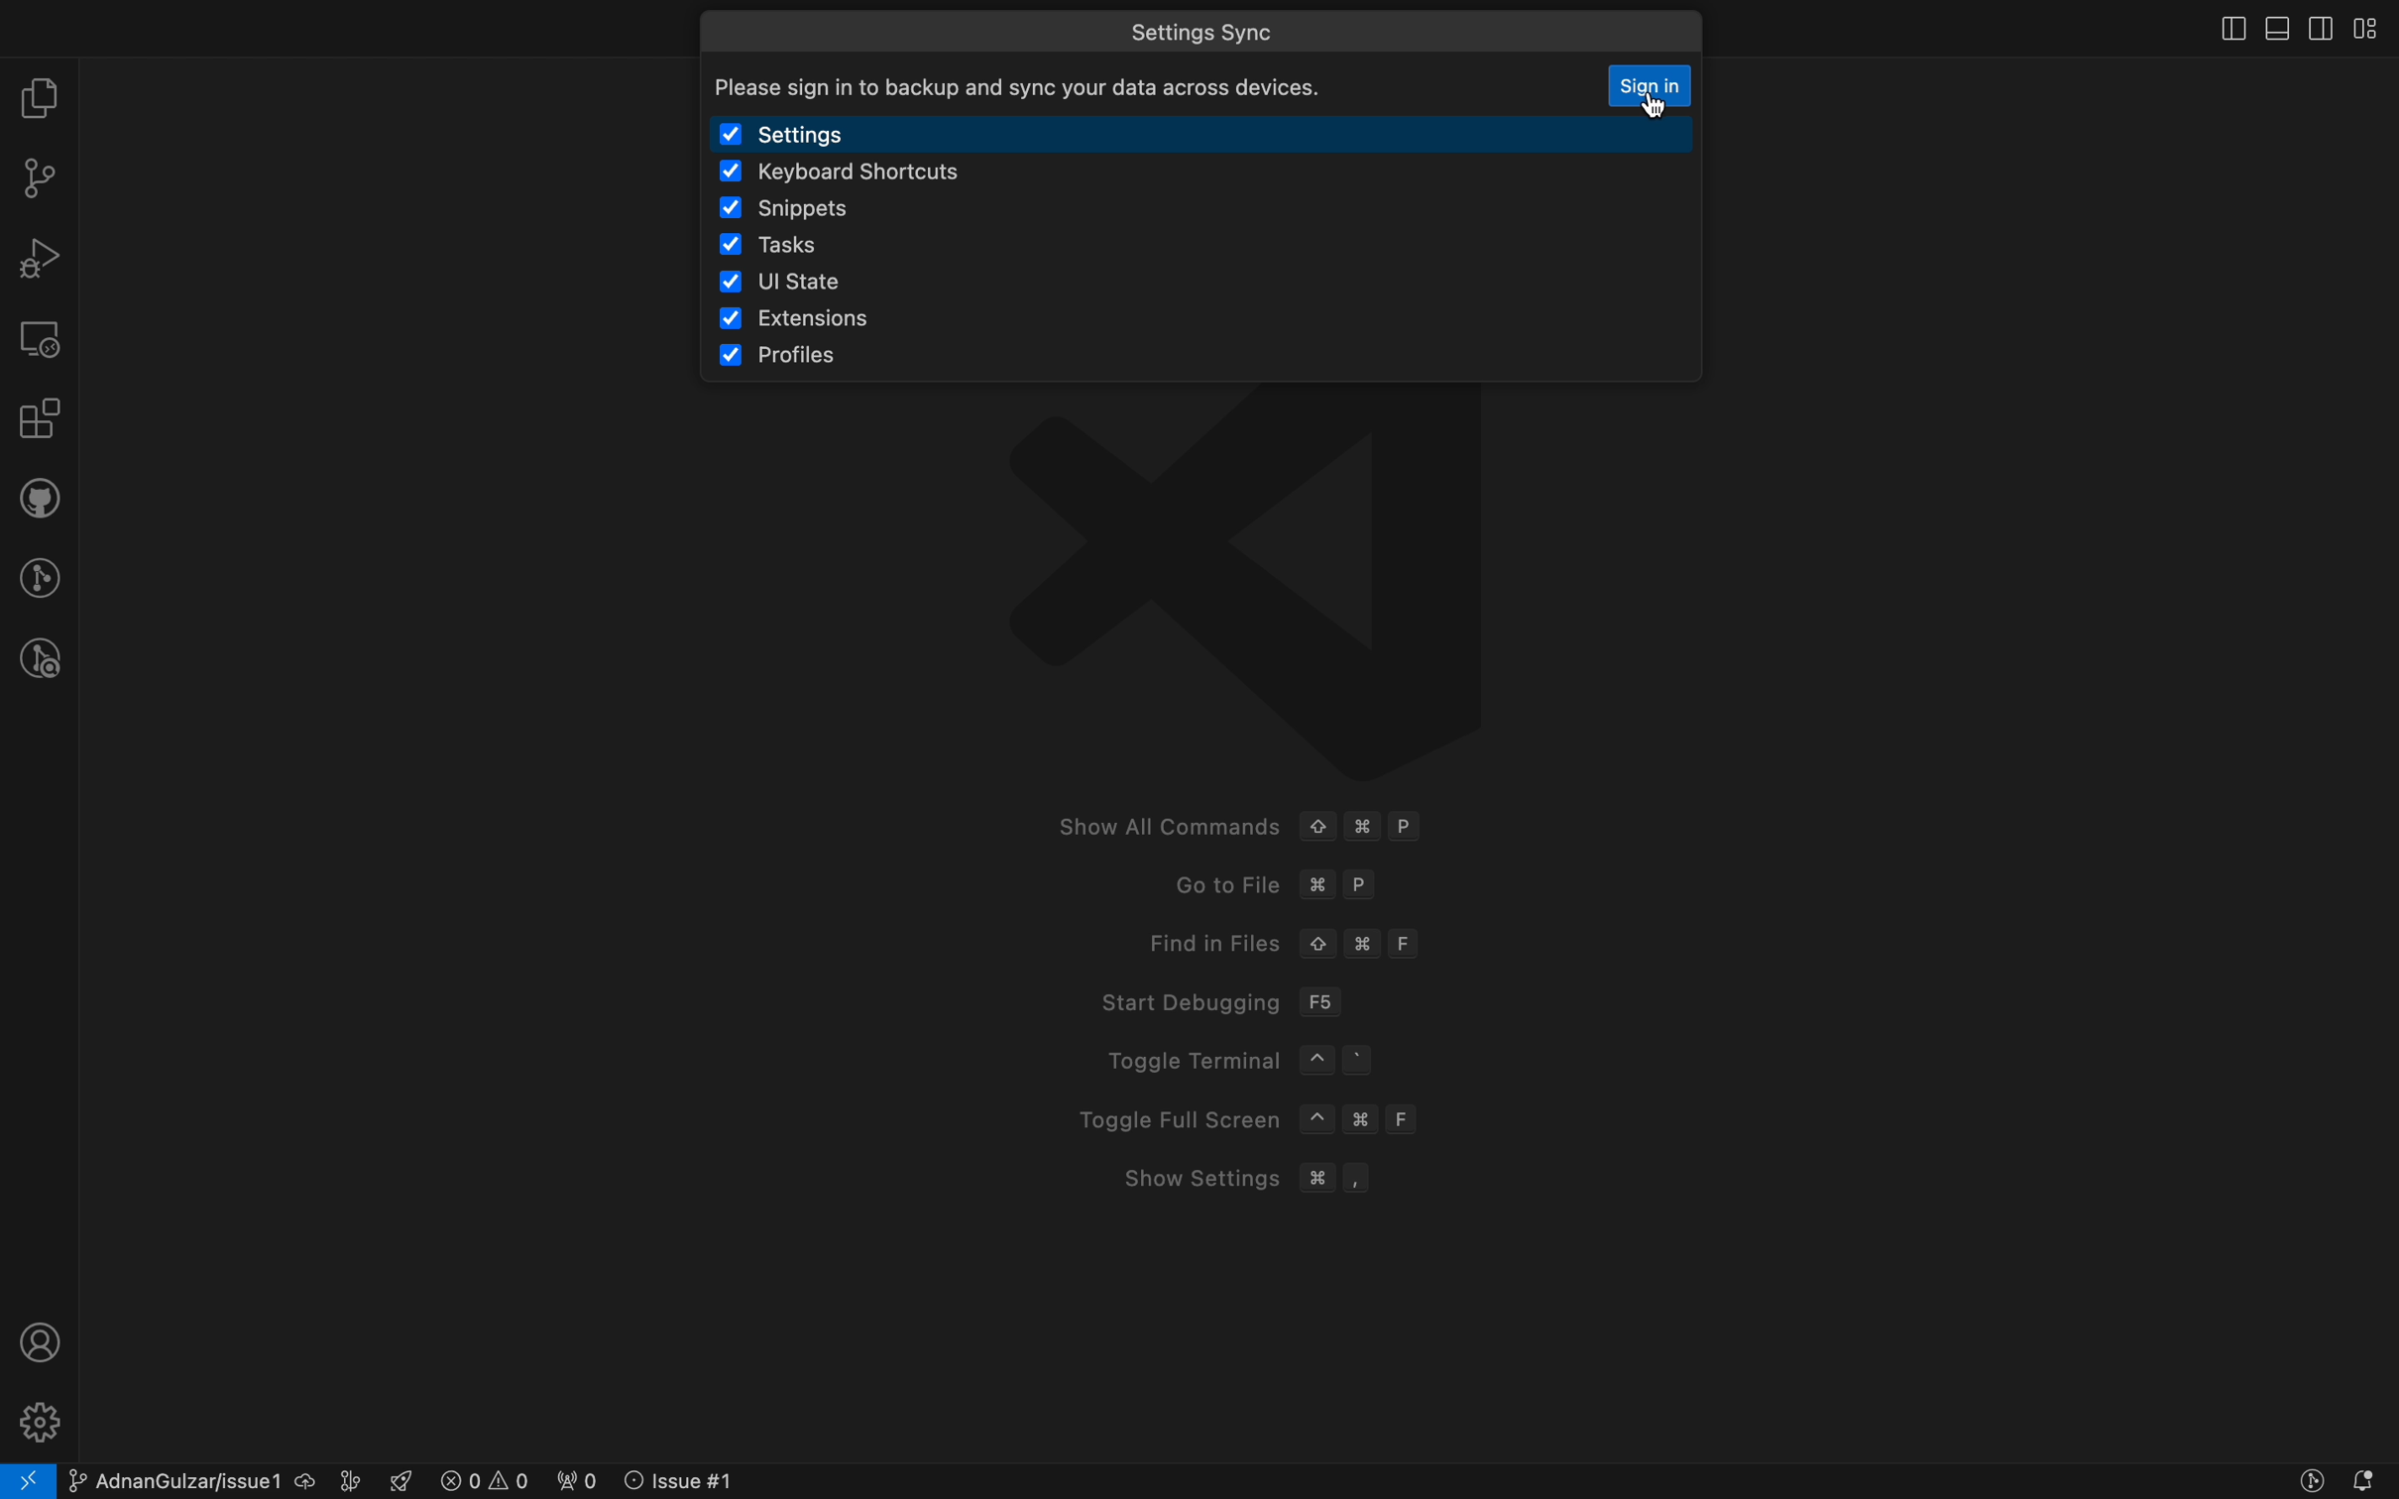  I want to click on sign in , so click(1653, 89).